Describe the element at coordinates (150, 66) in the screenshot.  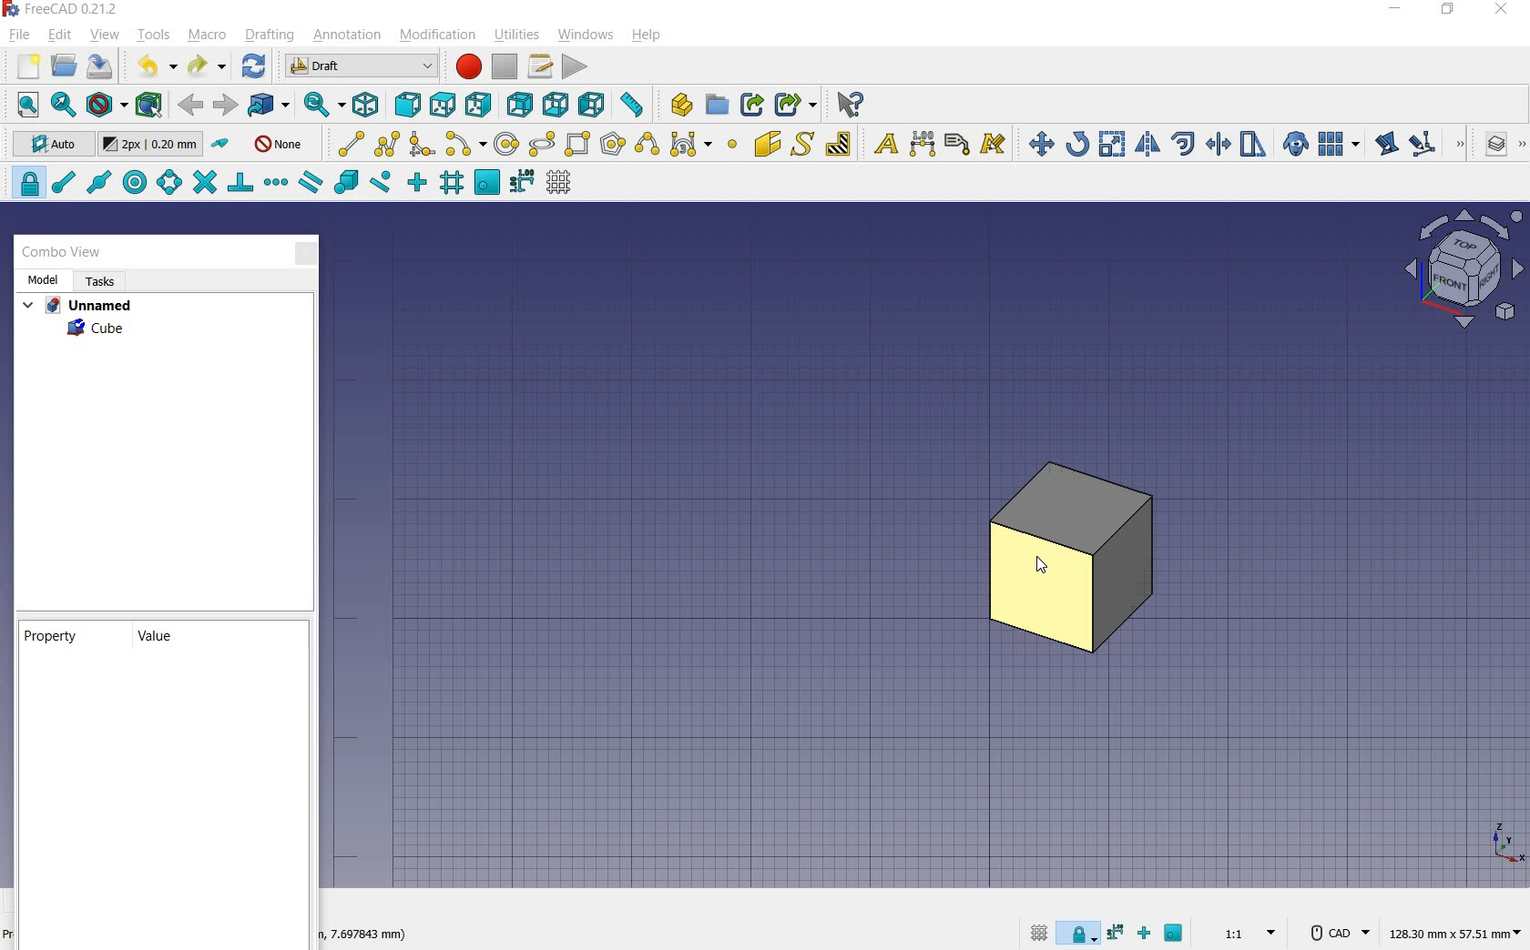
I see `undo` at that location.